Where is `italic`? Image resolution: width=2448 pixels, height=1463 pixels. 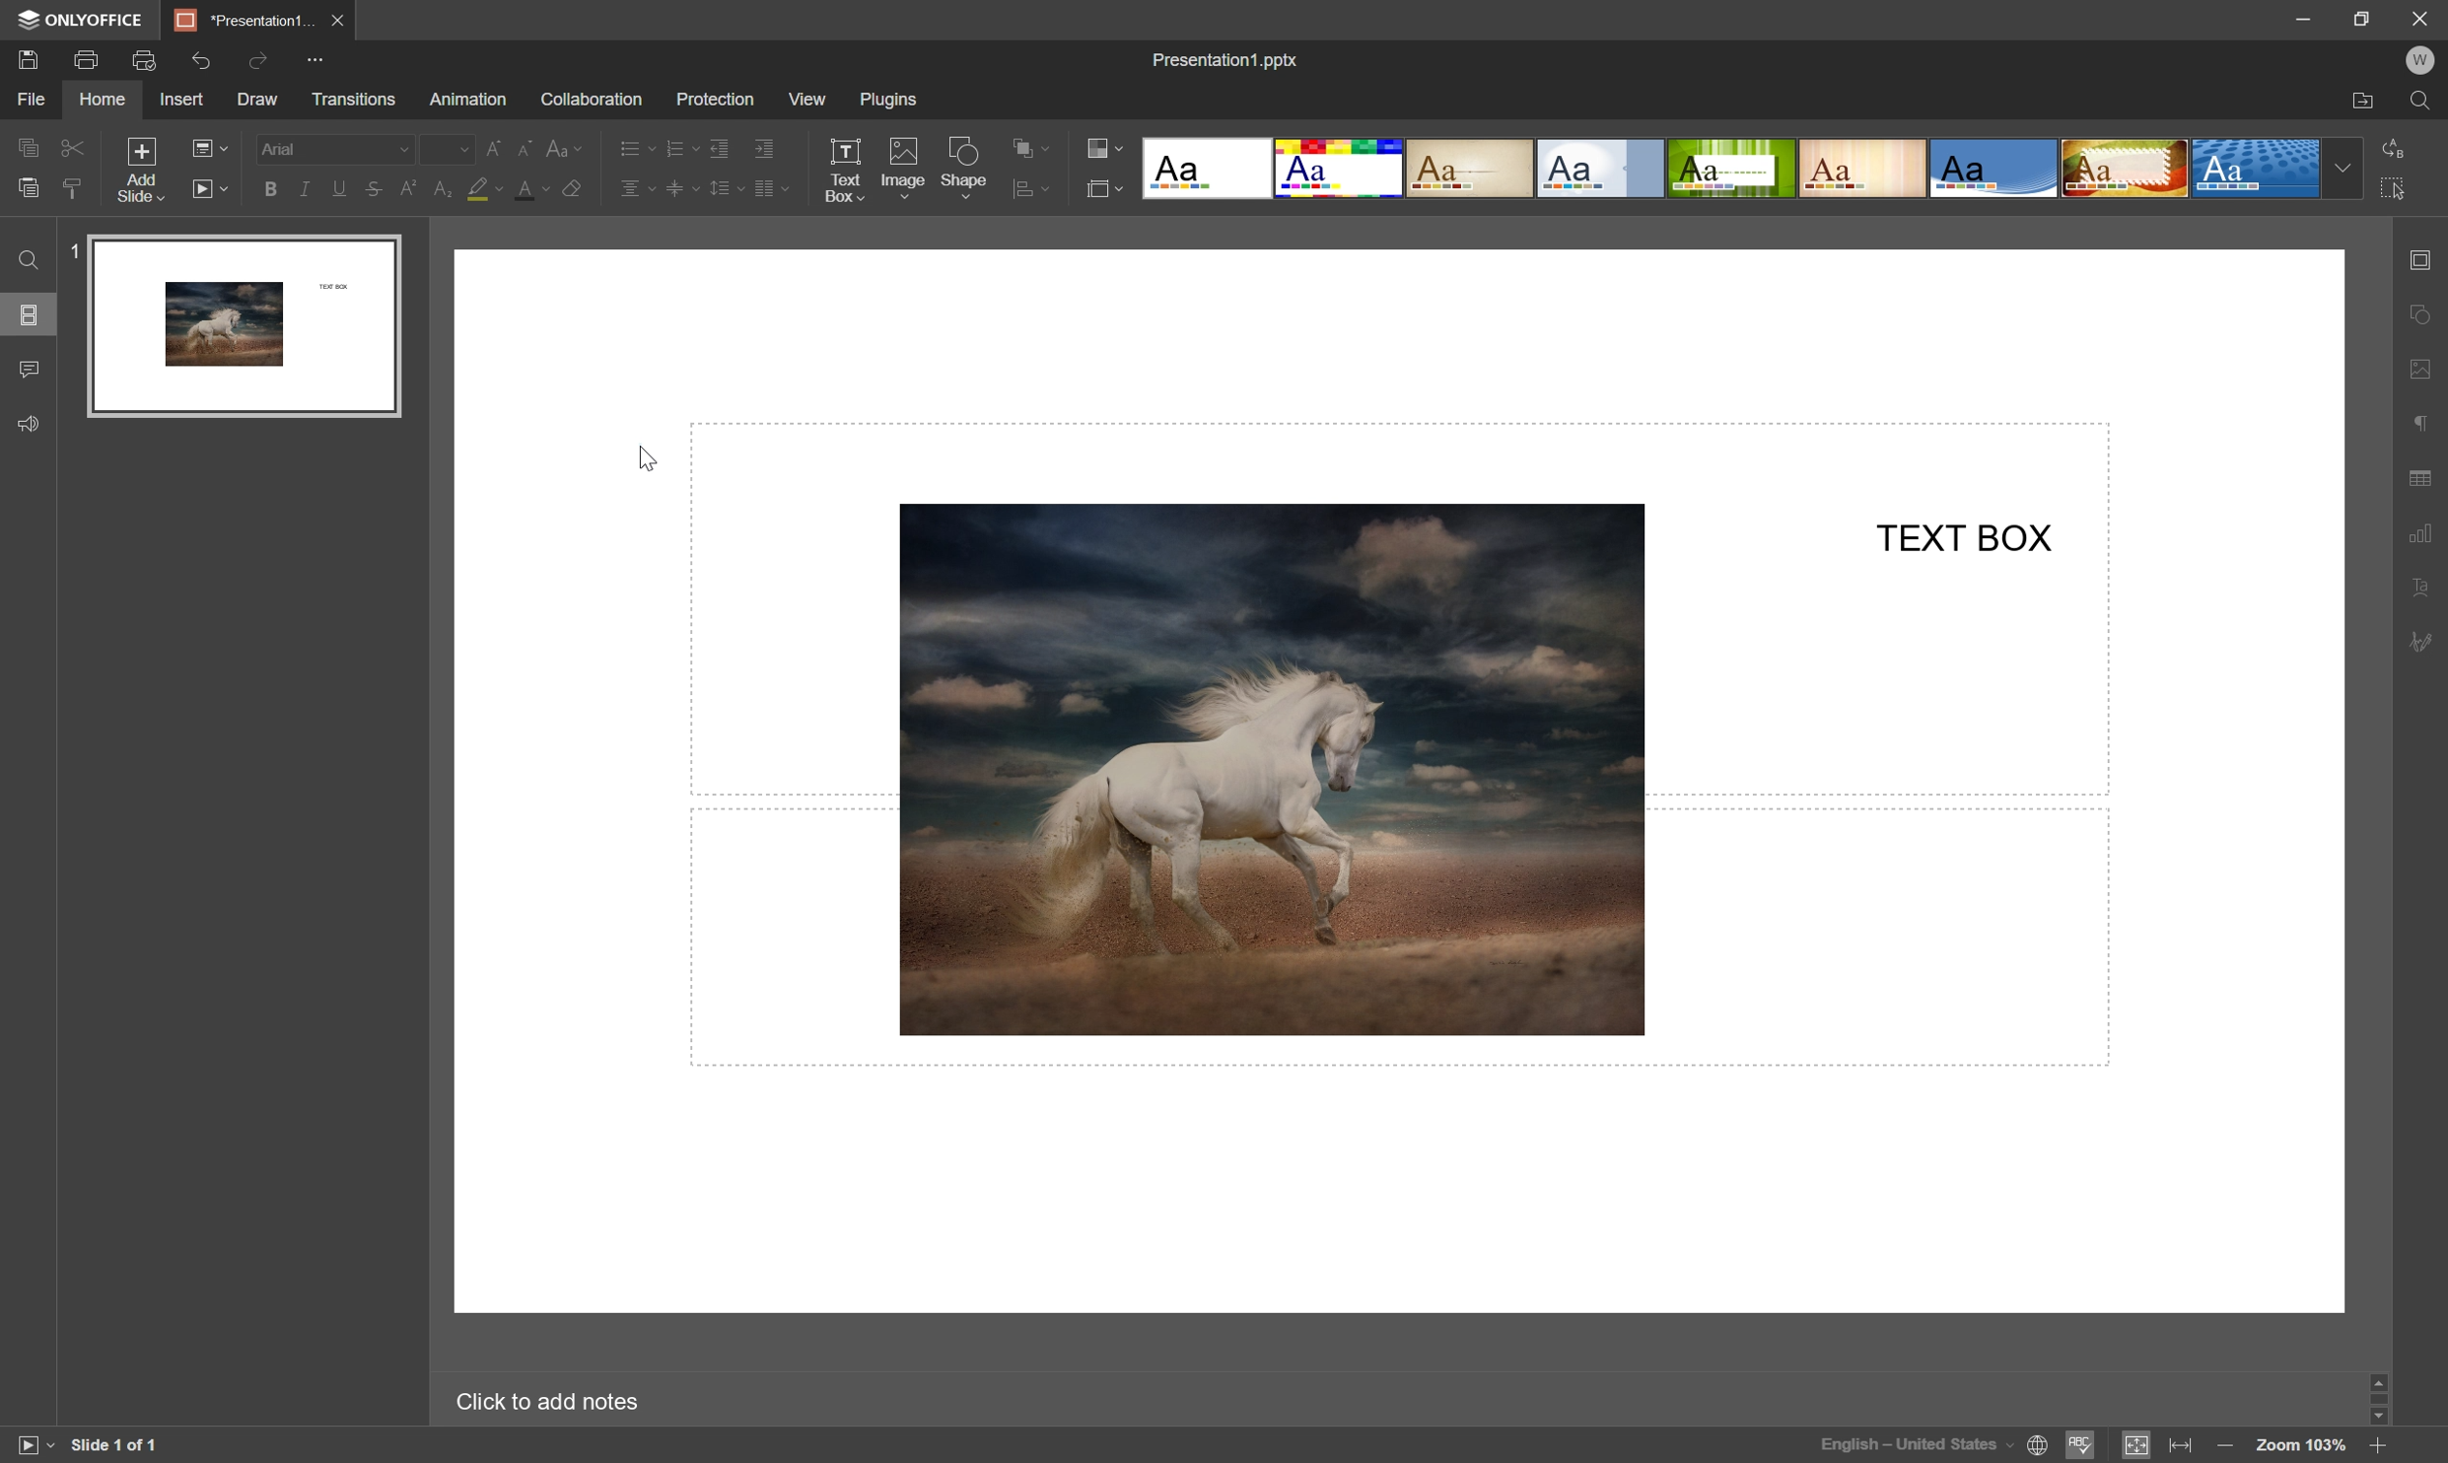
italic is located at coordinates (305, 187).